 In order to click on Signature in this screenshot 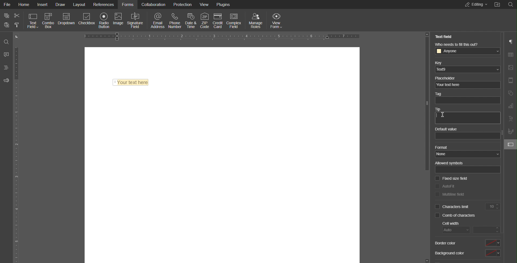, I will do `click(511, 131)`.